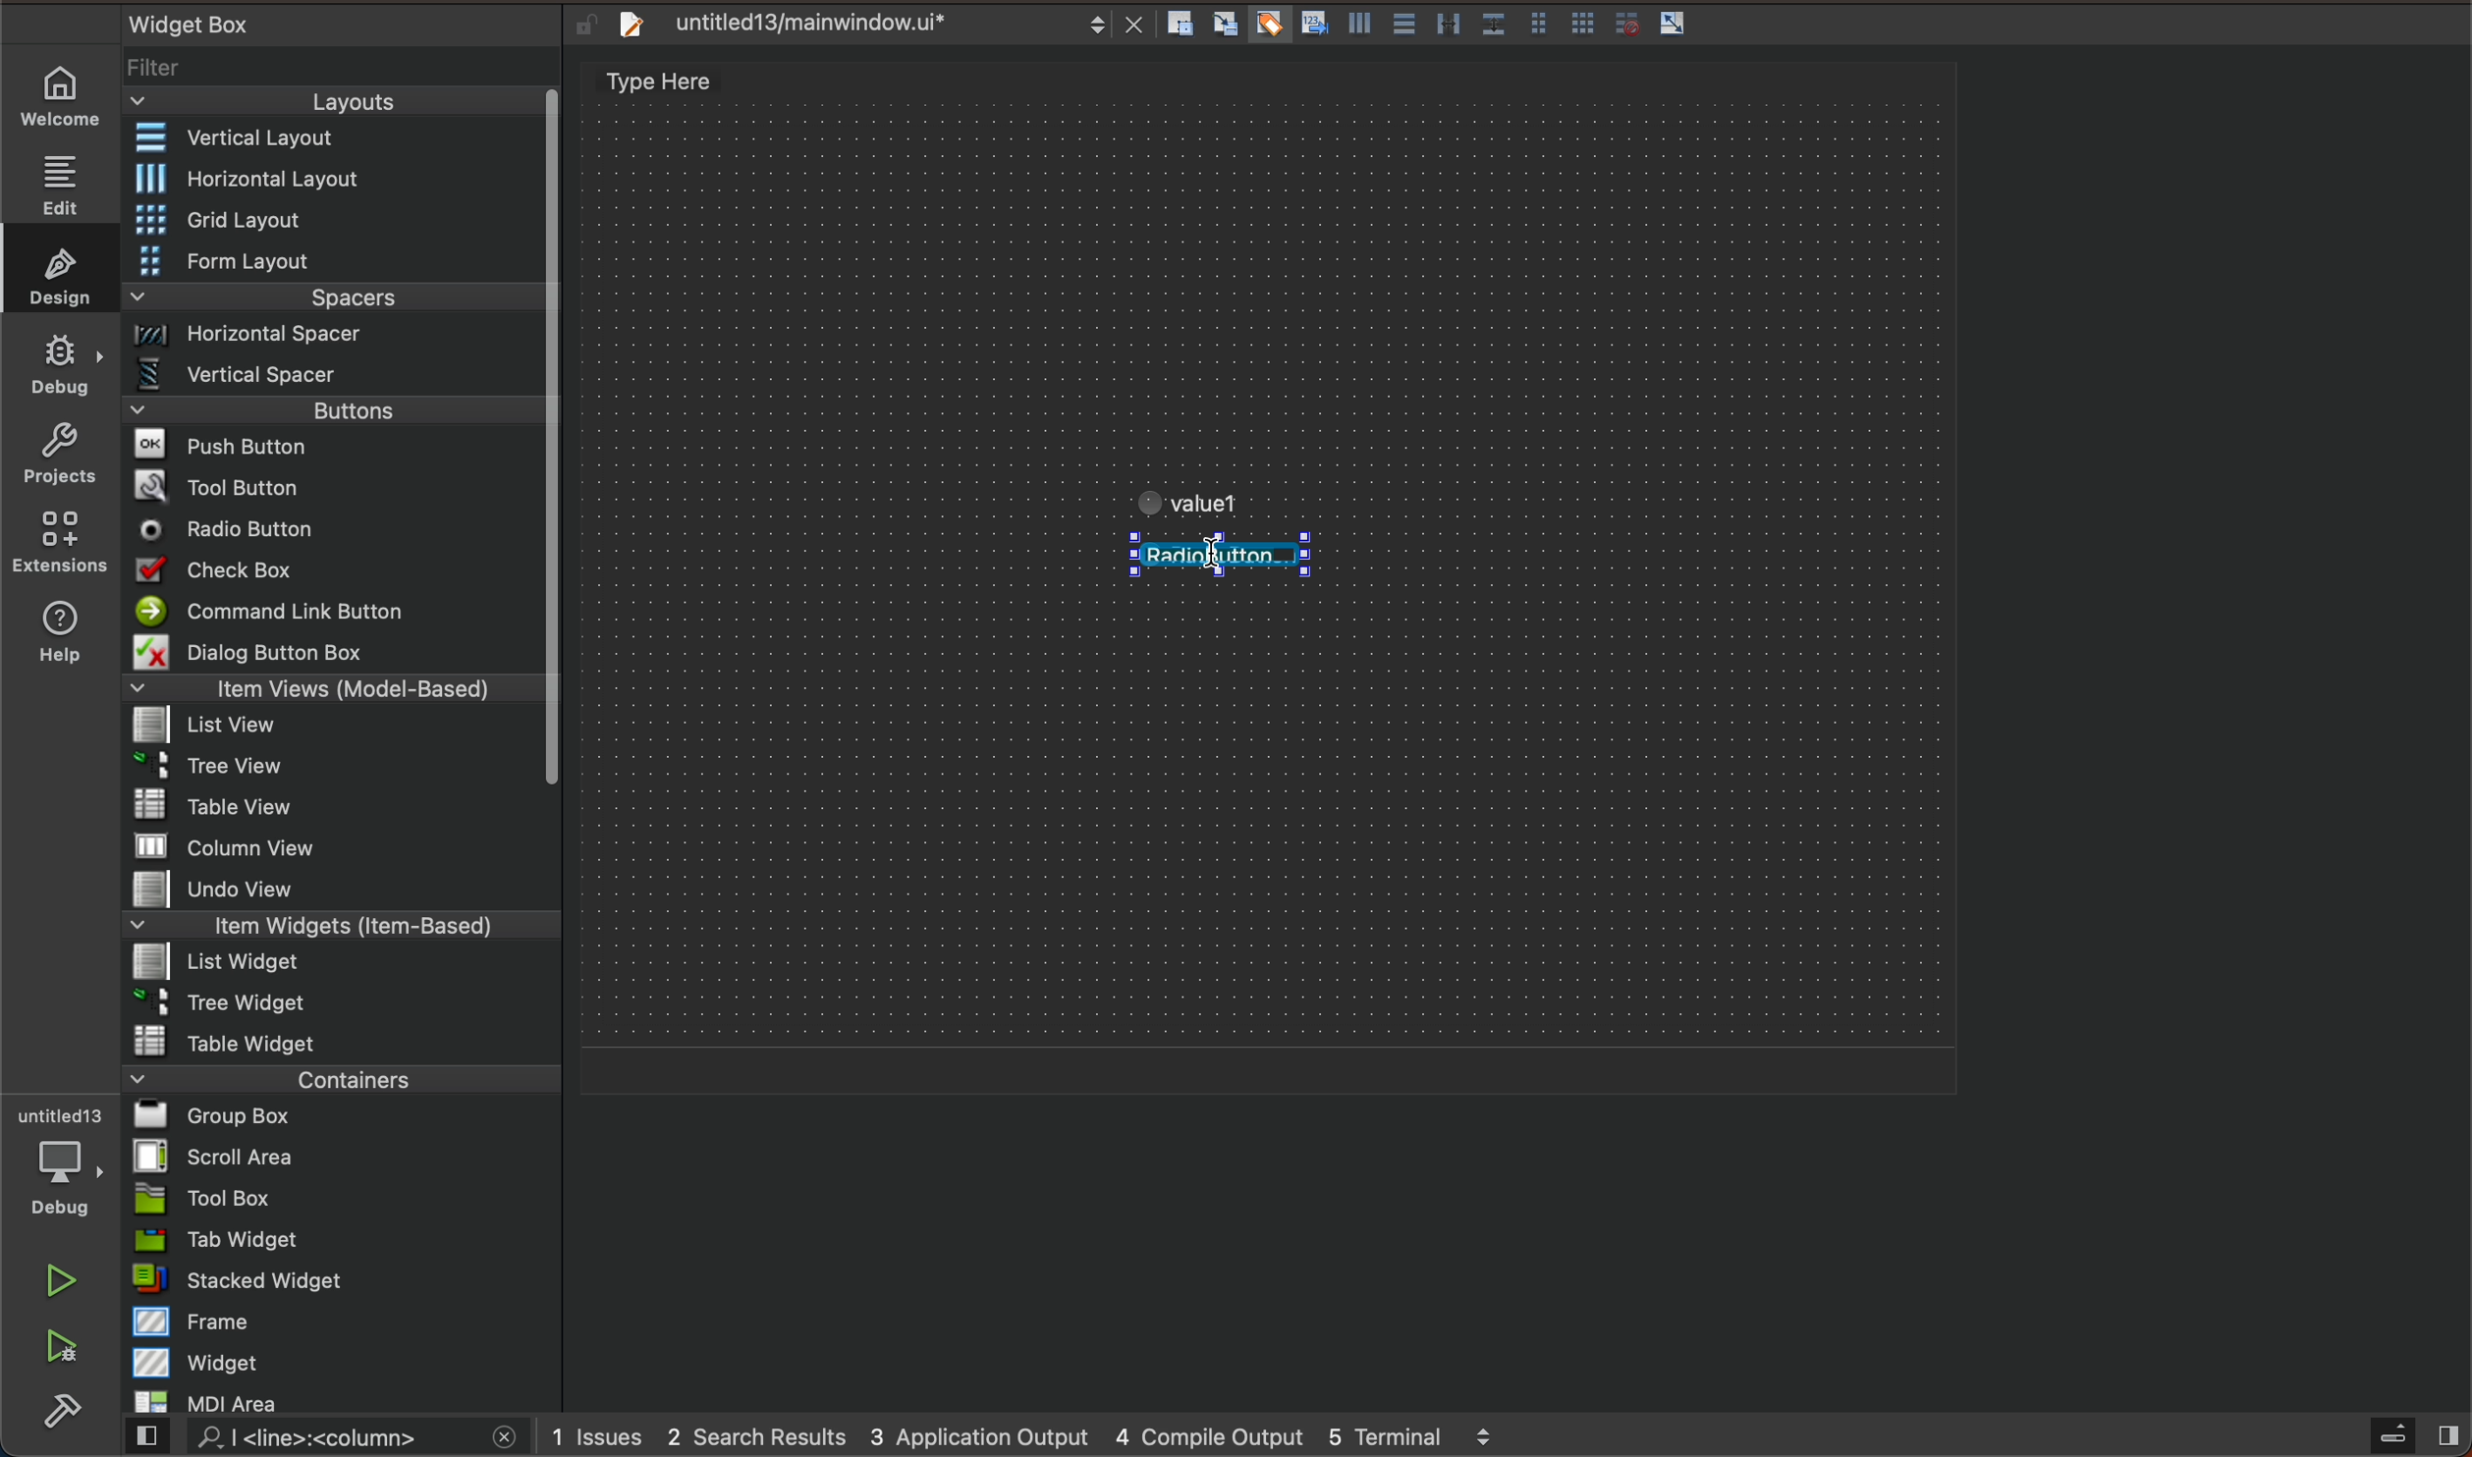 This screenshot has height=1457, width=2472. What do you see at coordinates (2396, 1436) in the screenshot?
I see `sidebar ` at bounding box center [2396, 1436].